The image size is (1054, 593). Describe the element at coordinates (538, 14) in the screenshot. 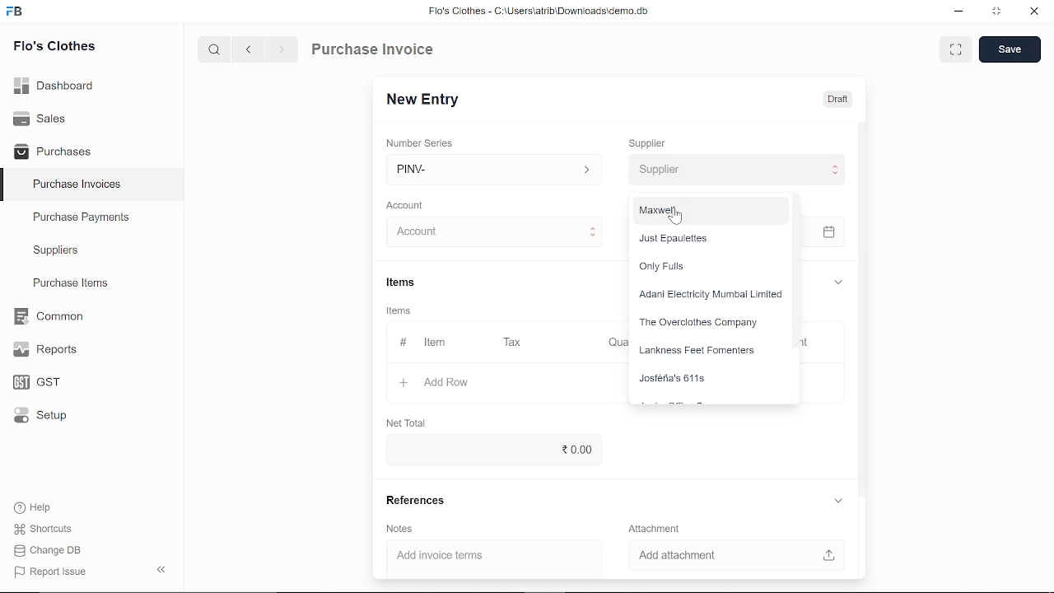

I see `Flo's Clothes - C:\Users\alrib\Downioads'cemo.db.` at that location.